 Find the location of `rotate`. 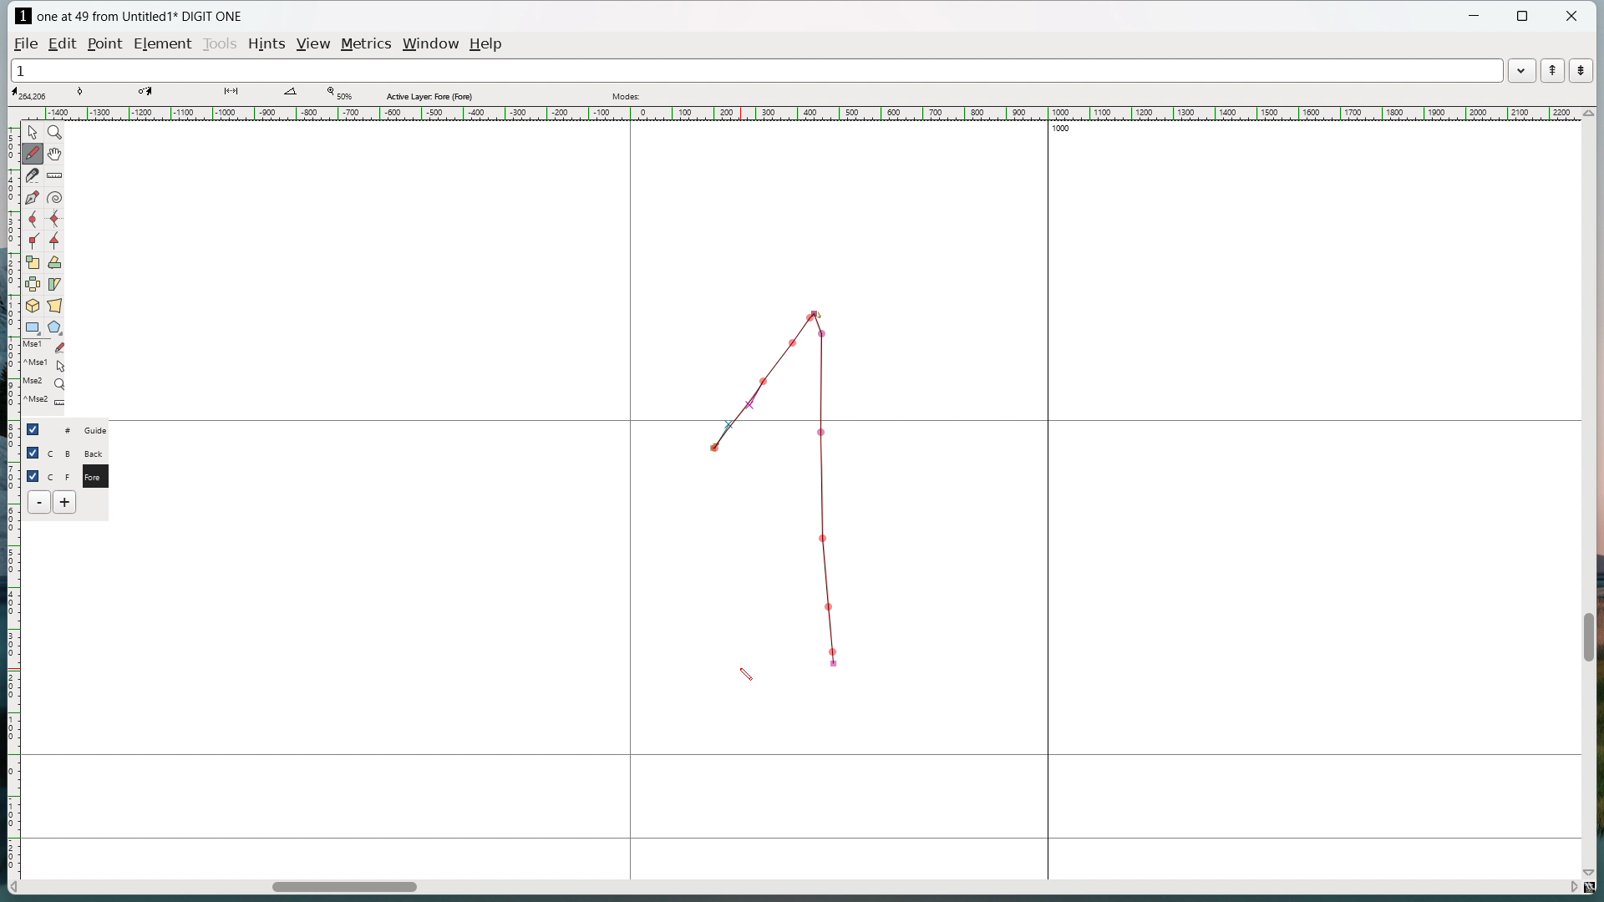

rotate is located at coordinates (54, 262).